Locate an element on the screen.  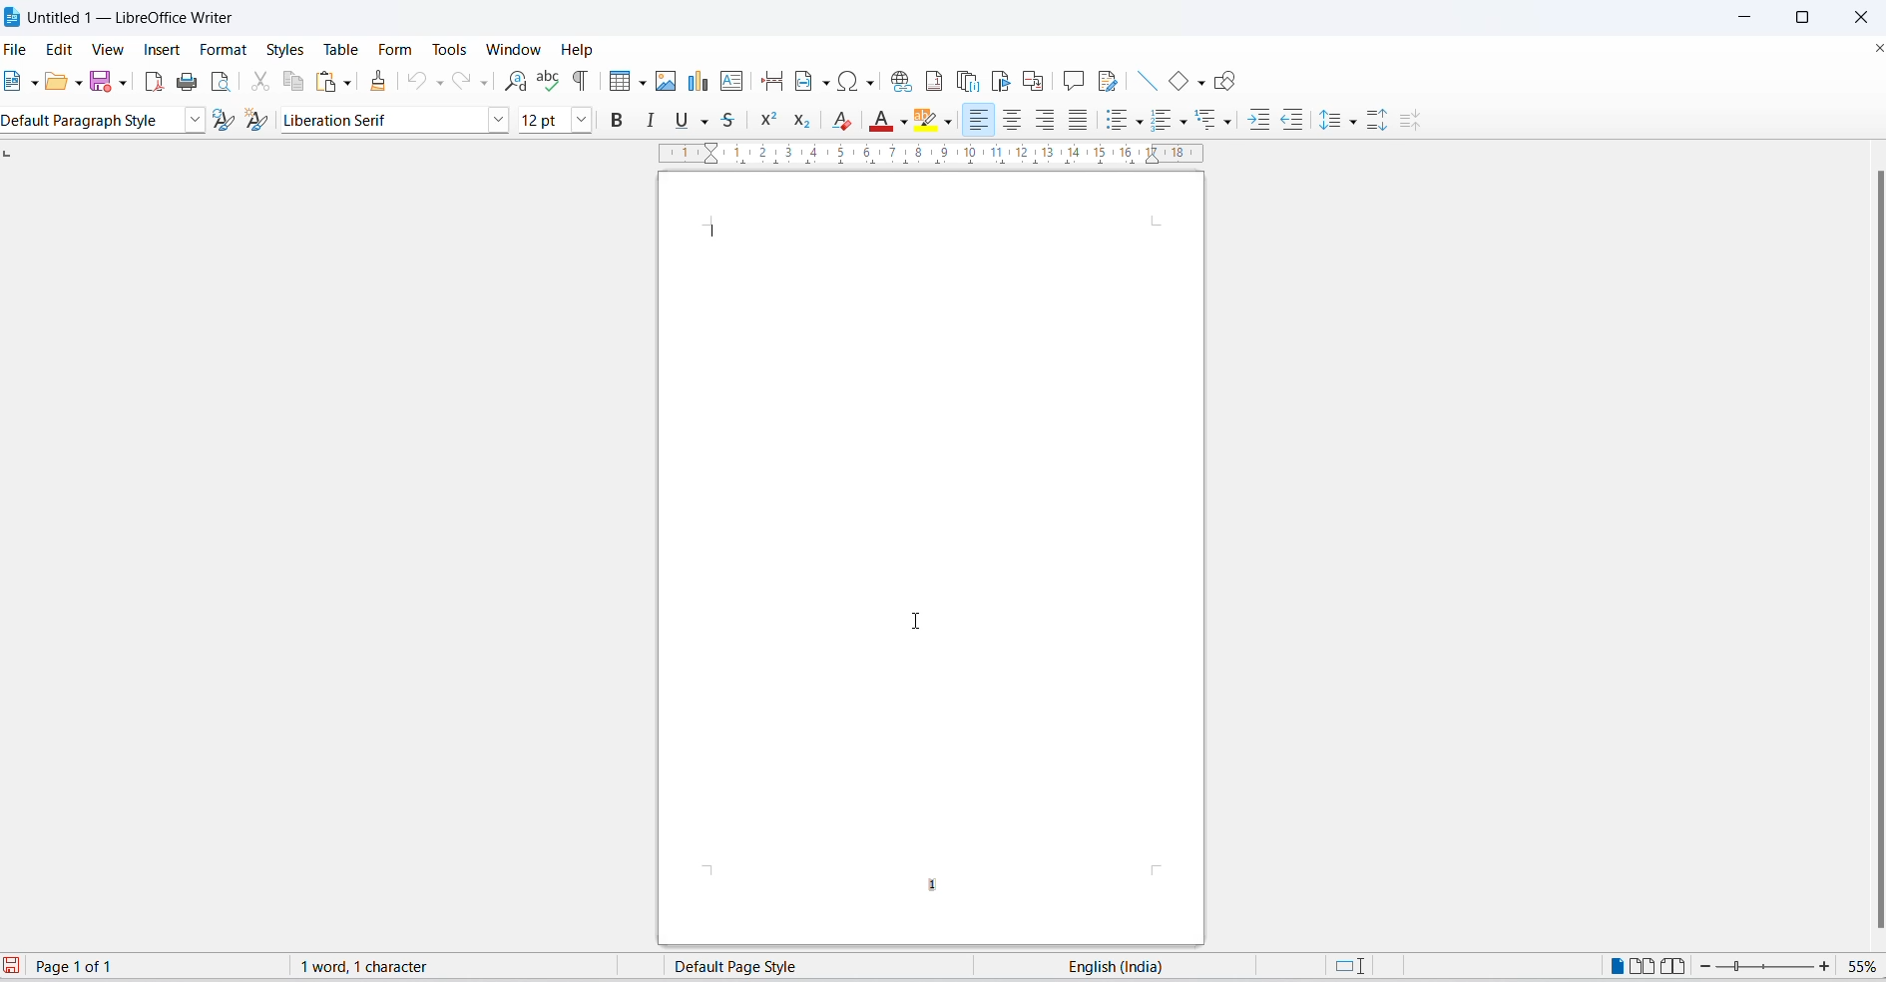
increase paragraph spacing is located at coordinates (1379, 122).